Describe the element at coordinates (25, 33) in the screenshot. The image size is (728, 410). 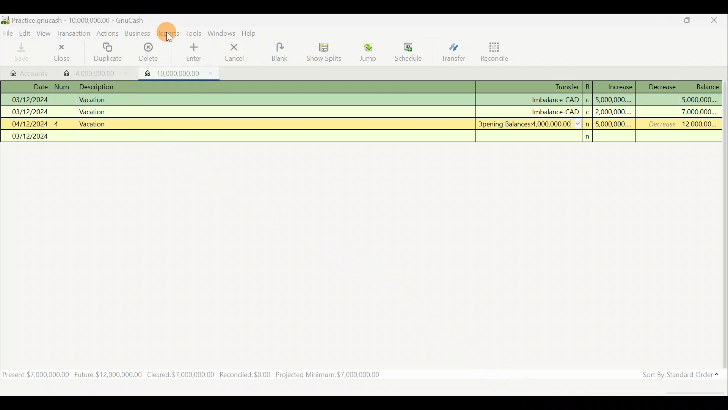
I see `Edit` at that location.